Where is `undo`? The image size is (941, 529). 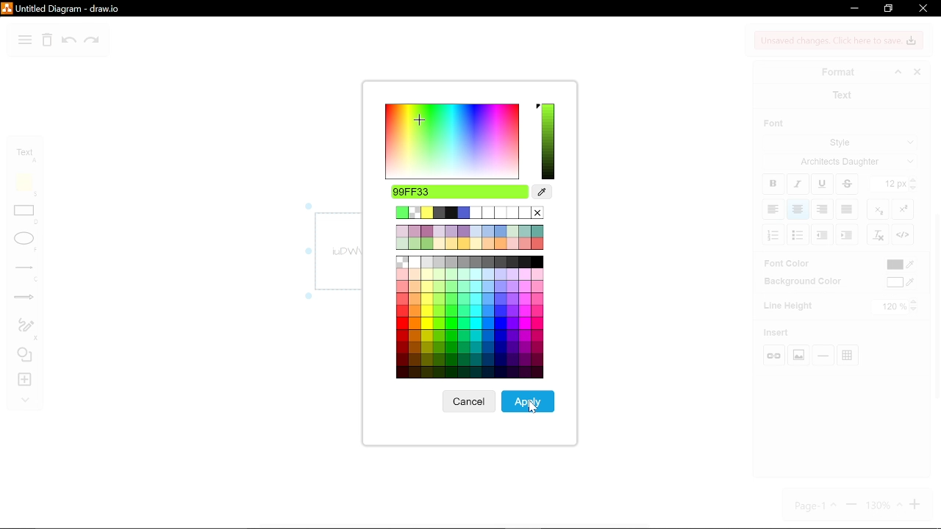
undo is located at coordinates (69, 41).